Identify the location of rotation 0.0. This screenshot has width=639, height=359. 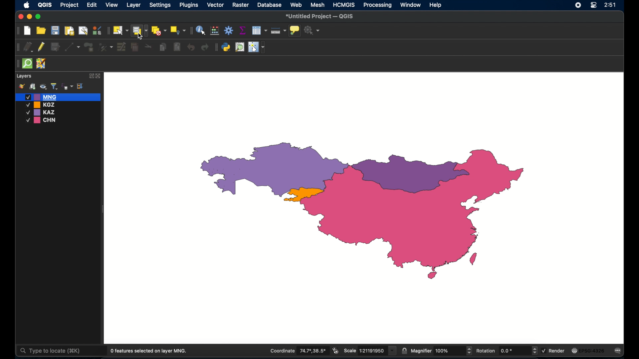
(507, 350).